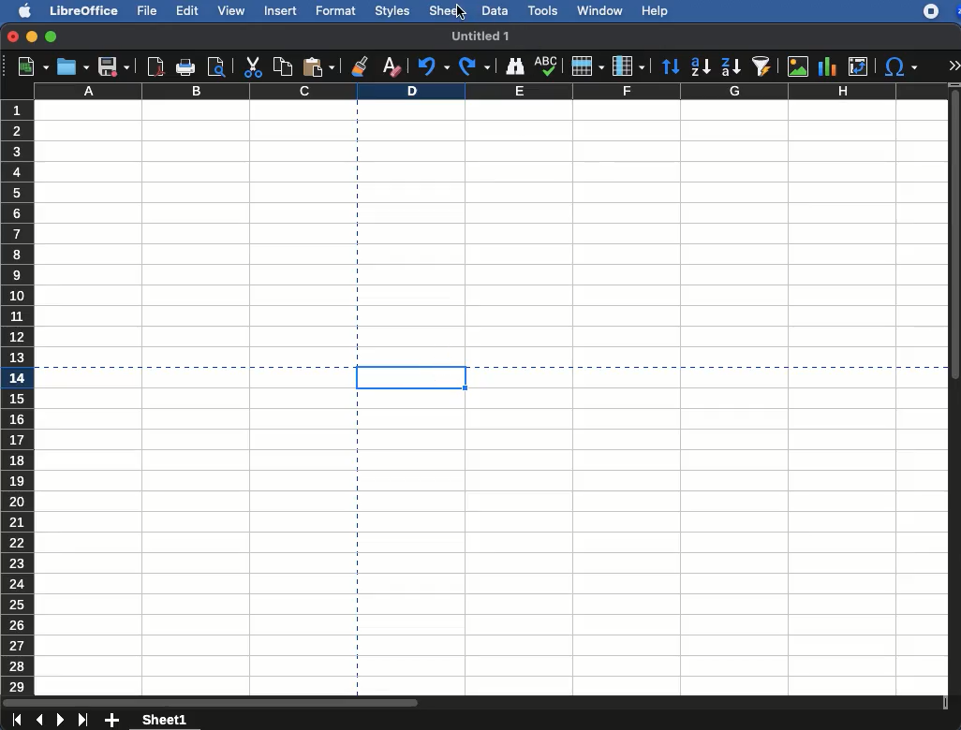 This screenshot has height=730, width=961. I want to click on print, so click(186, 68).